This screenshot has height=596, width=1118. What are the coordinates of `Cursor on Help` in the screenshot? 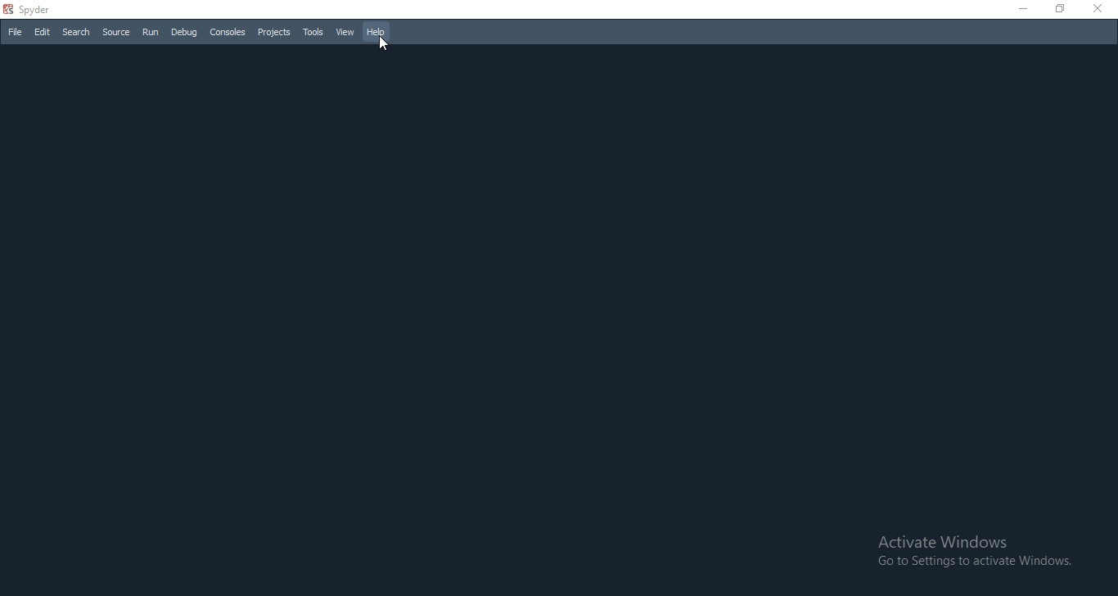 It's located at (382, 45).